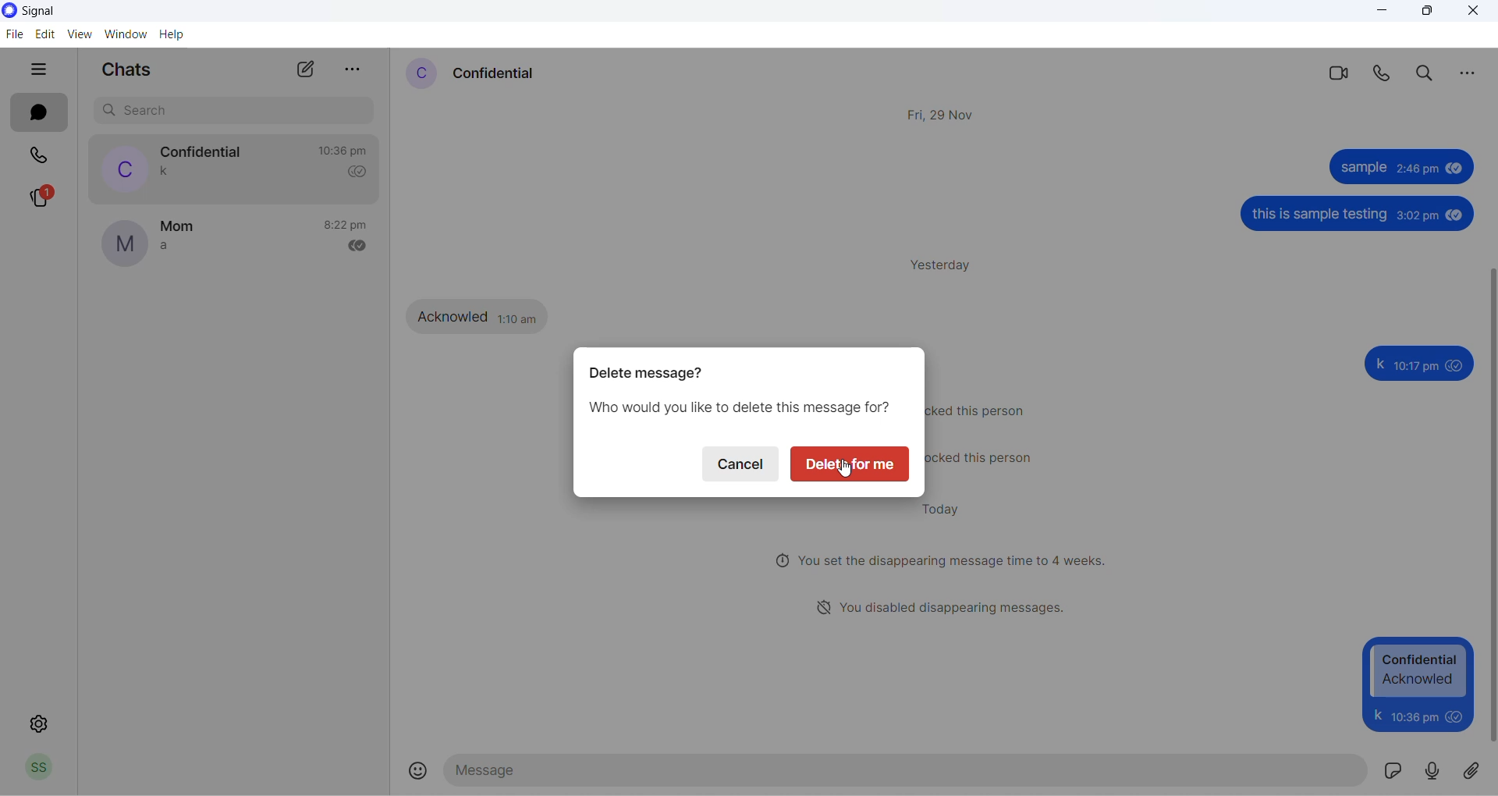 This screenshot has height=796, width=1498. I want to click on voice call, so click(1386, 70).